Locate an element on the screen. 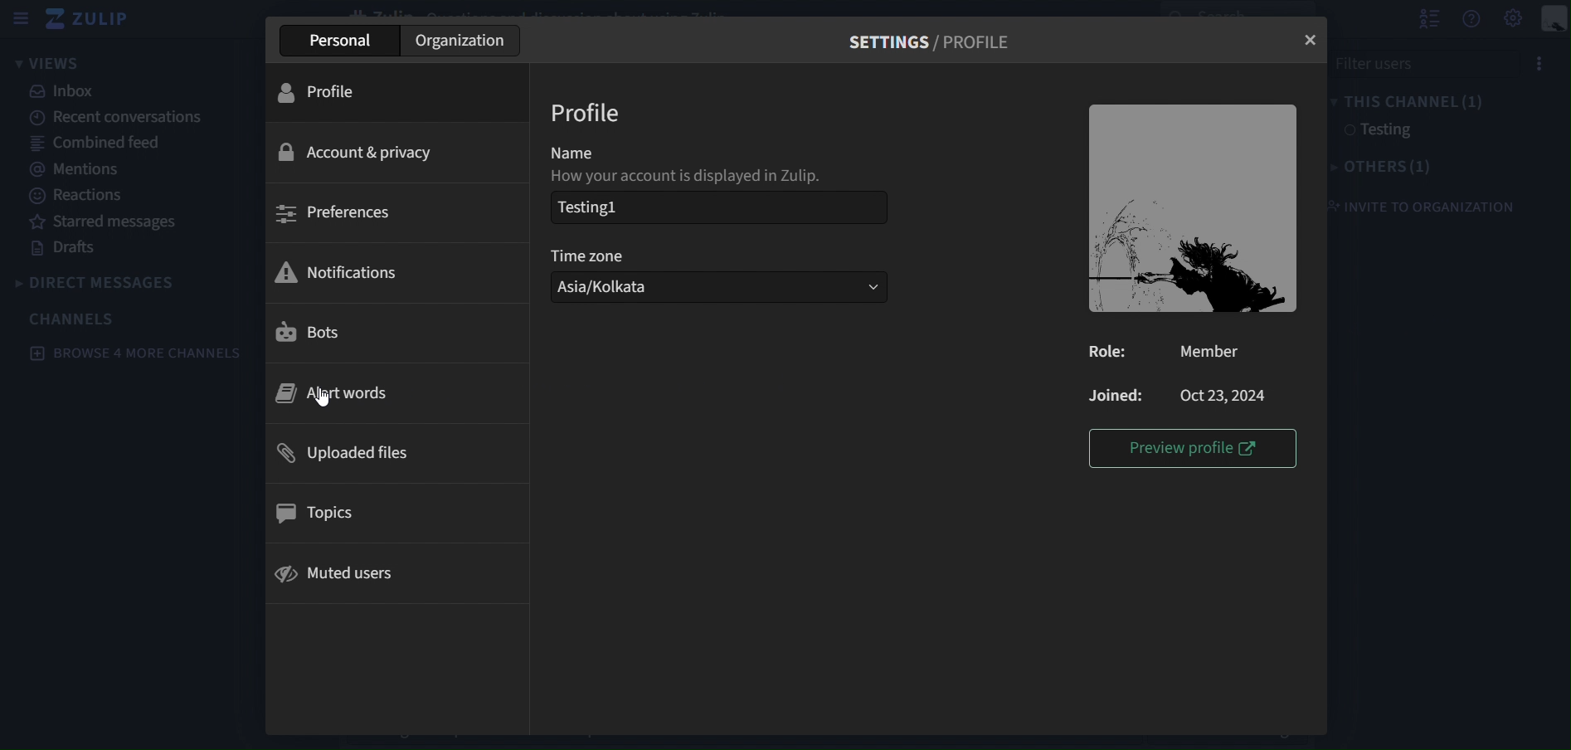 The width and height of the screenshot is (1571, 750). Testing1 is located at coordinates (714, 207).